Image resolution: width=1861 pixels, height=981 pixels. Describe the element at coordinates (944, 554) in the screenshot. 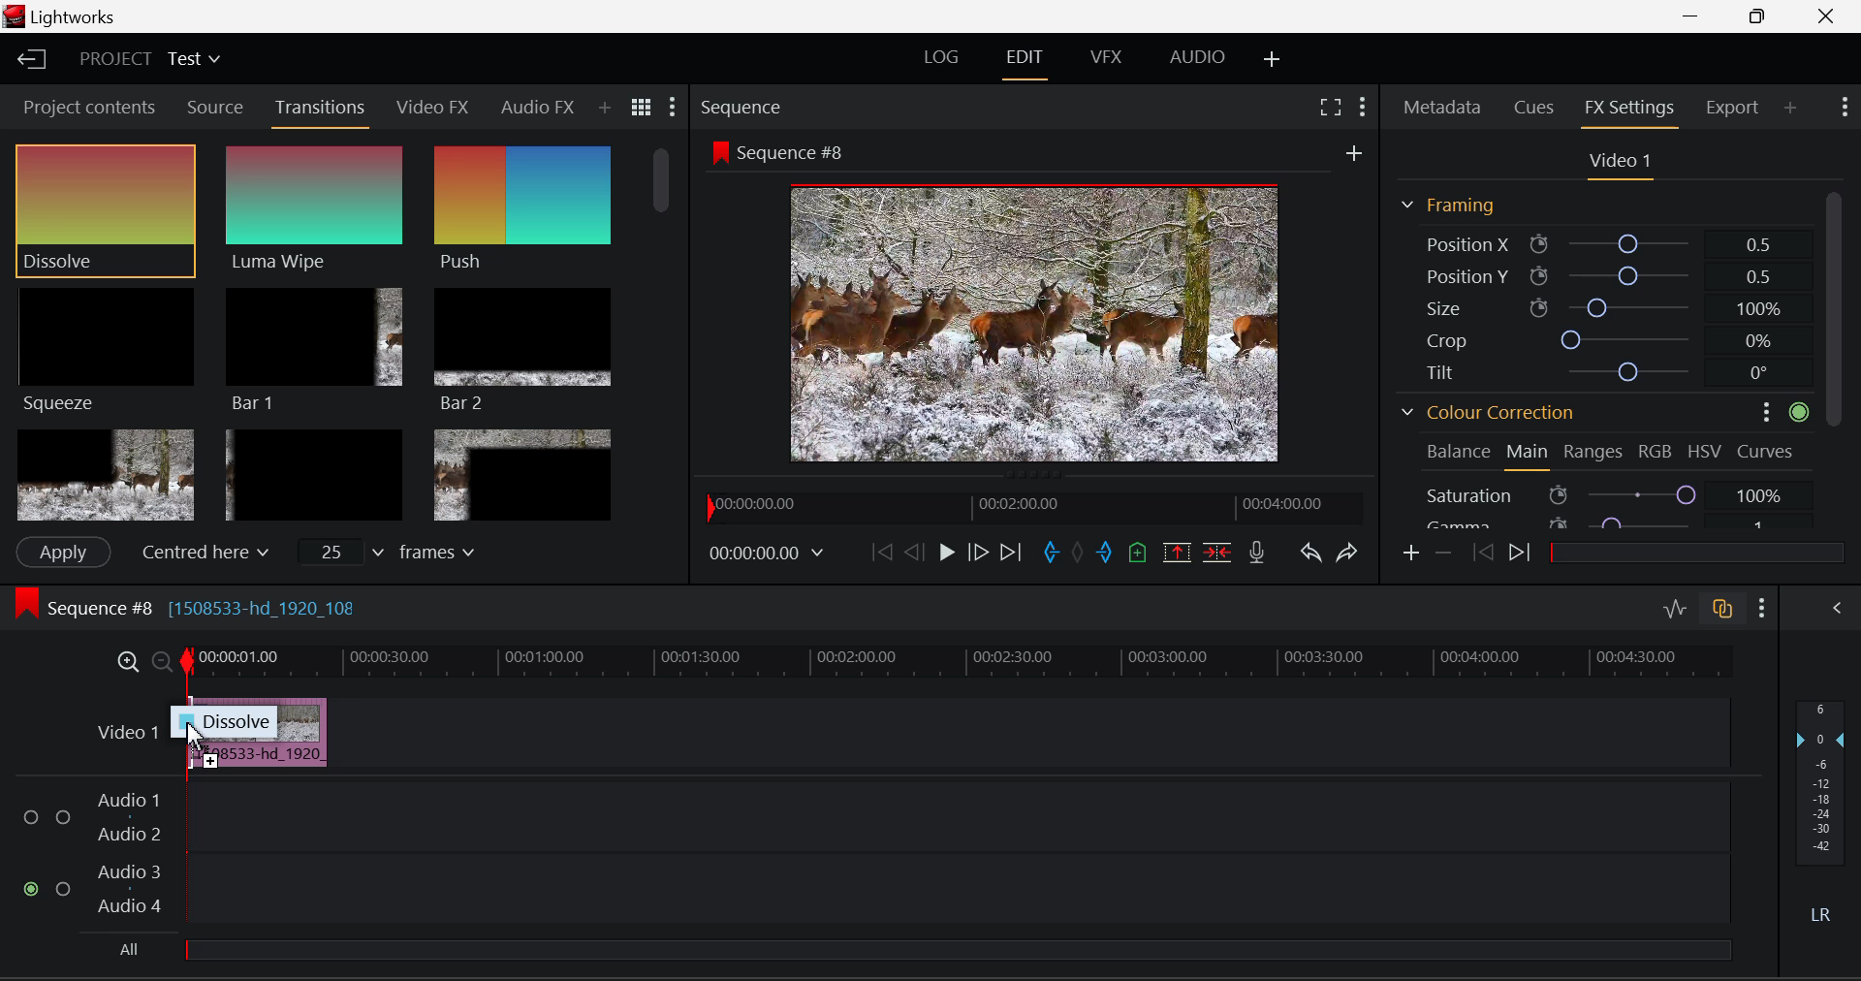

I see `Play` at that location.